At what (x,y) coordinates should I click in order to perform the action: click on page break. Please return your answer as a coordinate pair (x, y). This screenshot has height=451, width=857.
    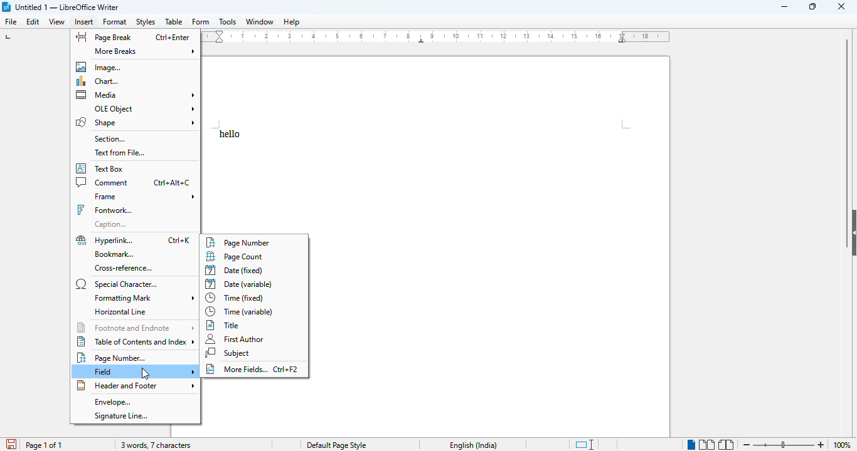
    Looking at the image, I should click on (104, 37).